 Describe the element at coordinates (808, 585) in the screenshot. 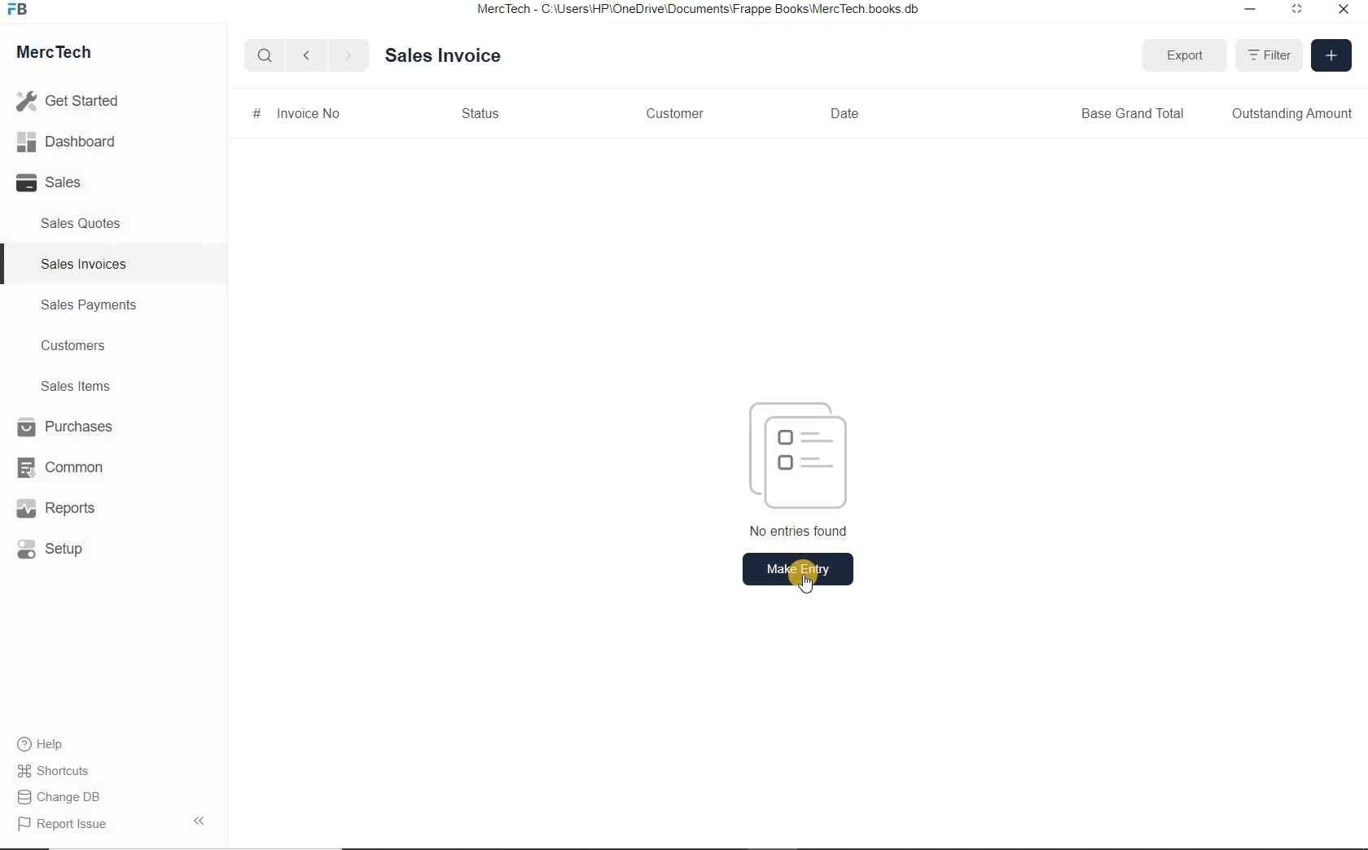

I see `Cursor` at that location.